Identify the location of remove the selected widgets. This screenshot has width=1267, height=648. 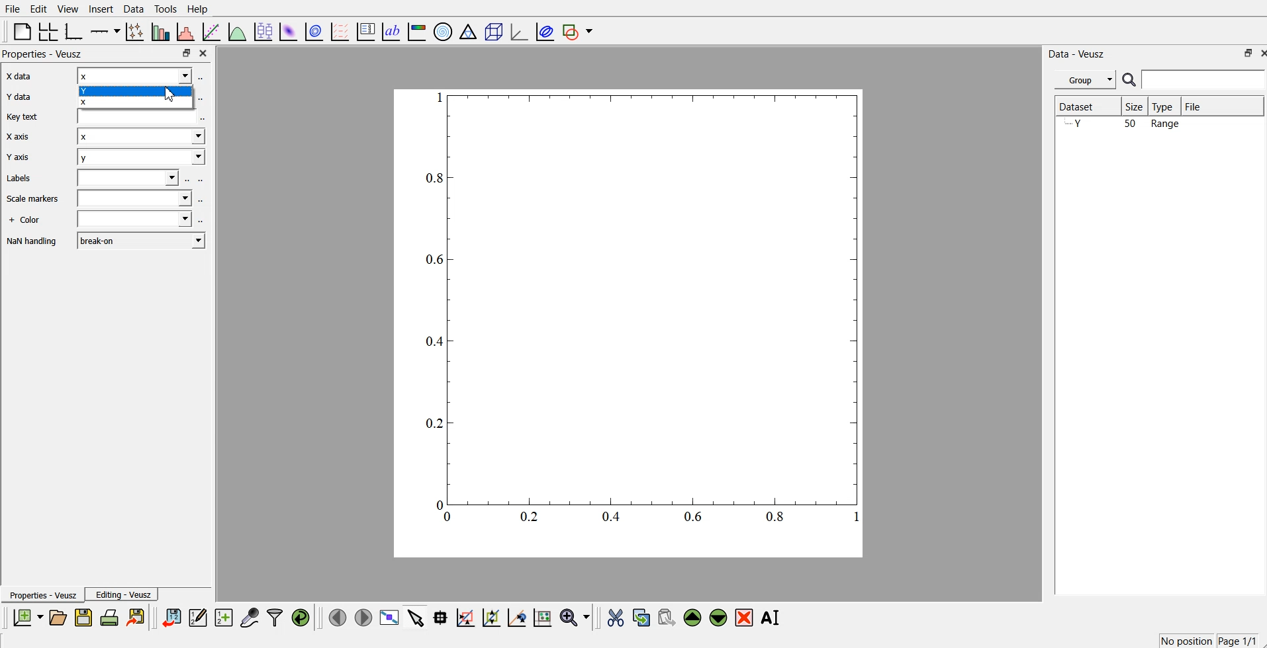
(745, 618).